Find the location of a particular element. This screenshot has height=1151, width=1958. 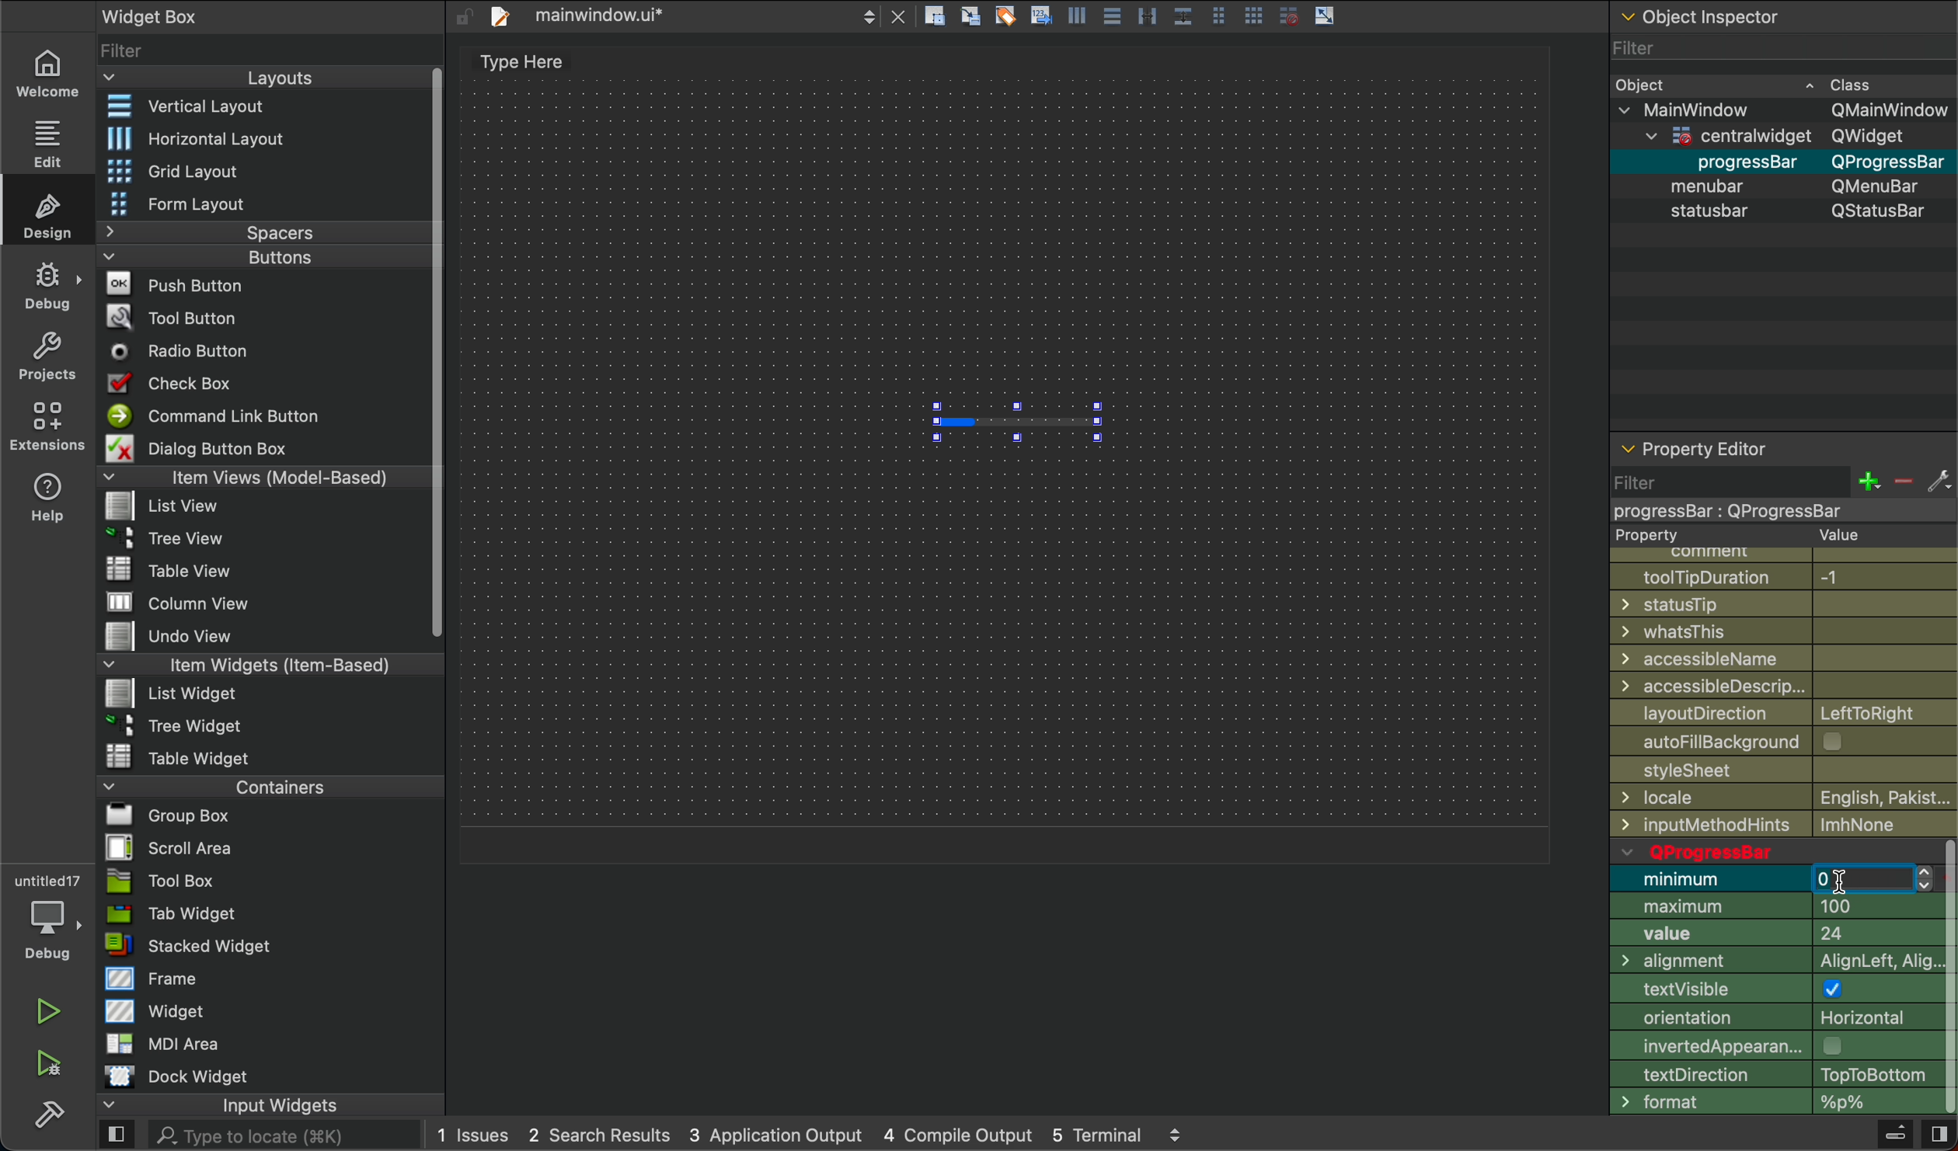

Accessible design is located at coordinates (1784, 686).